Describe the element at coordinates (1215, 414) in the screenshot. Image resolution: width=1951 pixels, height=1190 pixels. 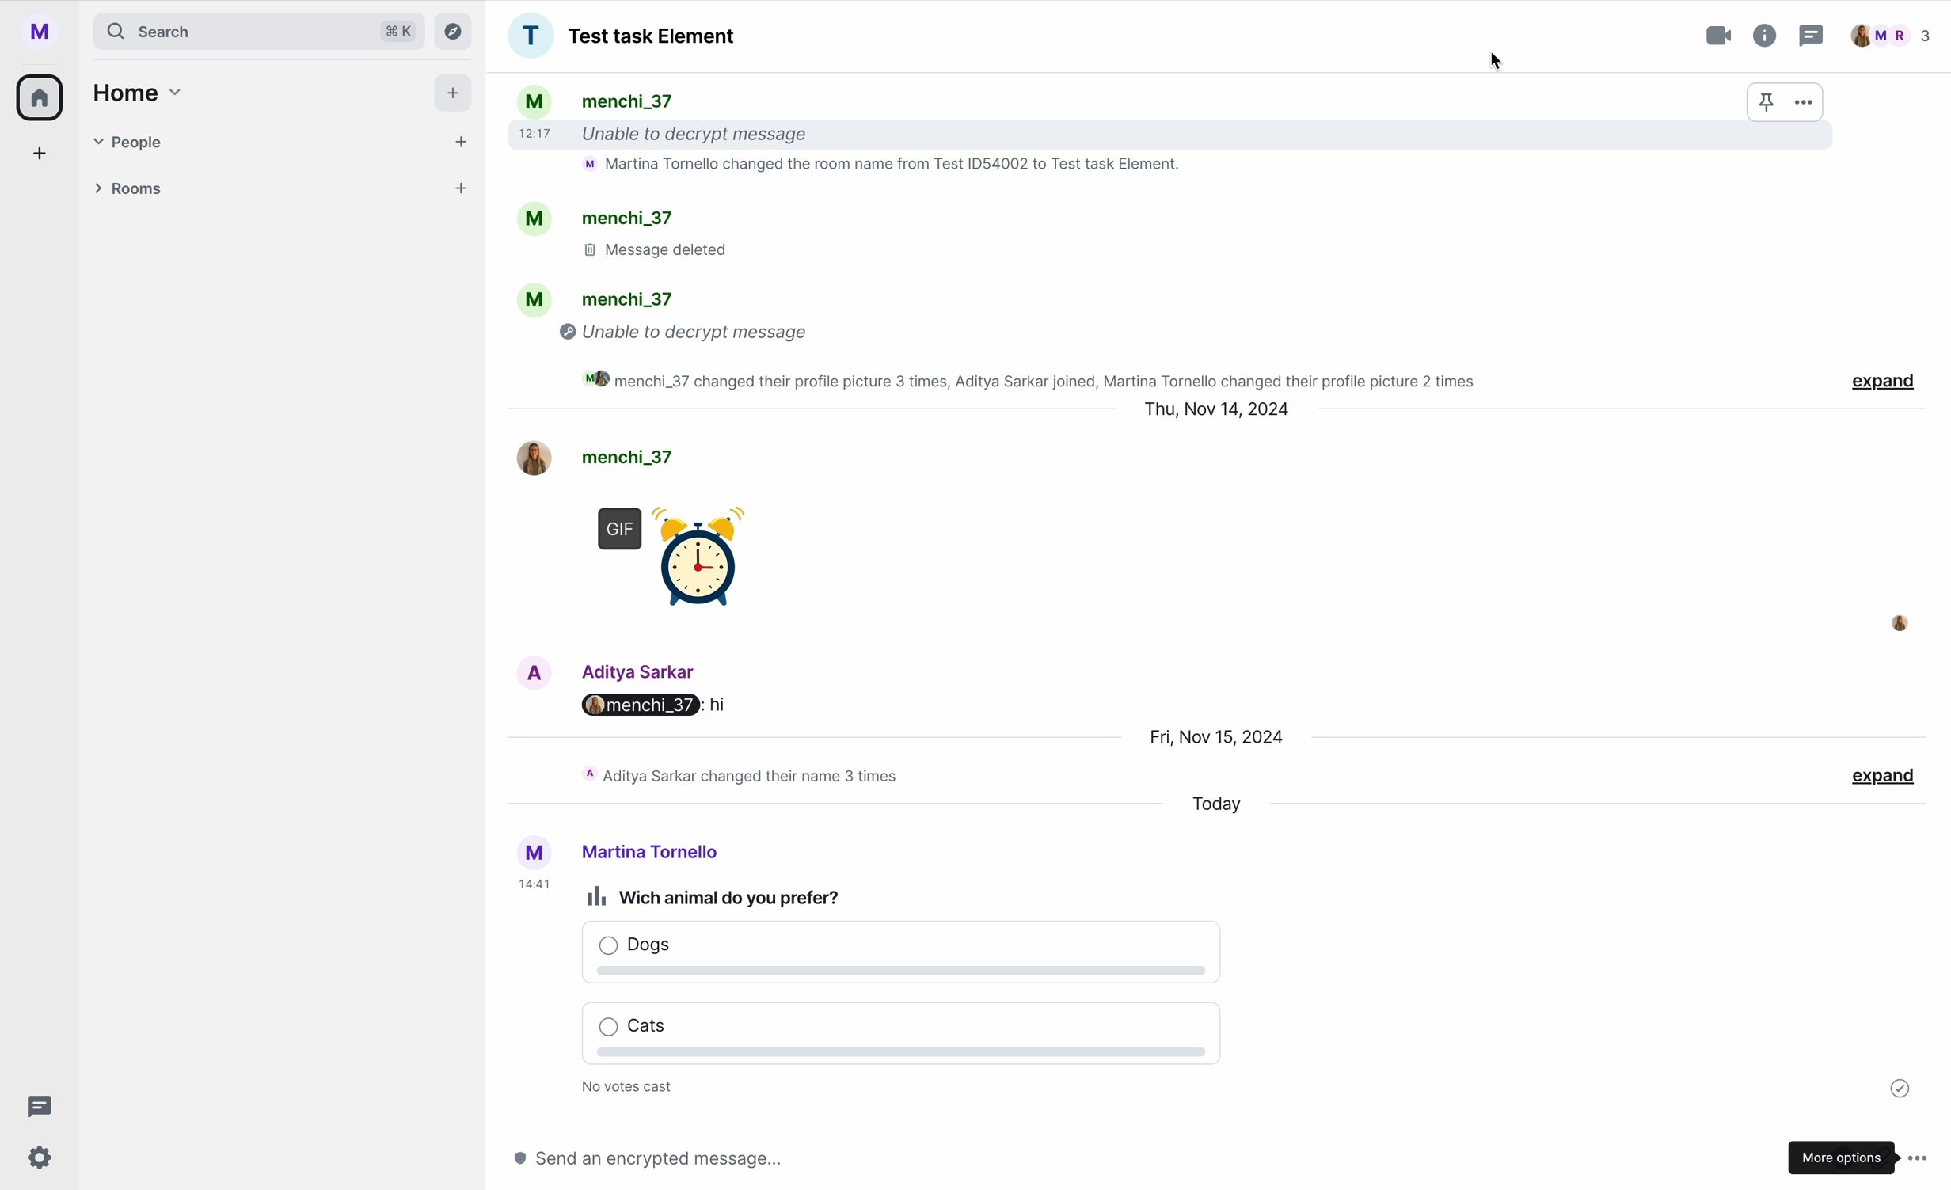
I see `date` at that location.